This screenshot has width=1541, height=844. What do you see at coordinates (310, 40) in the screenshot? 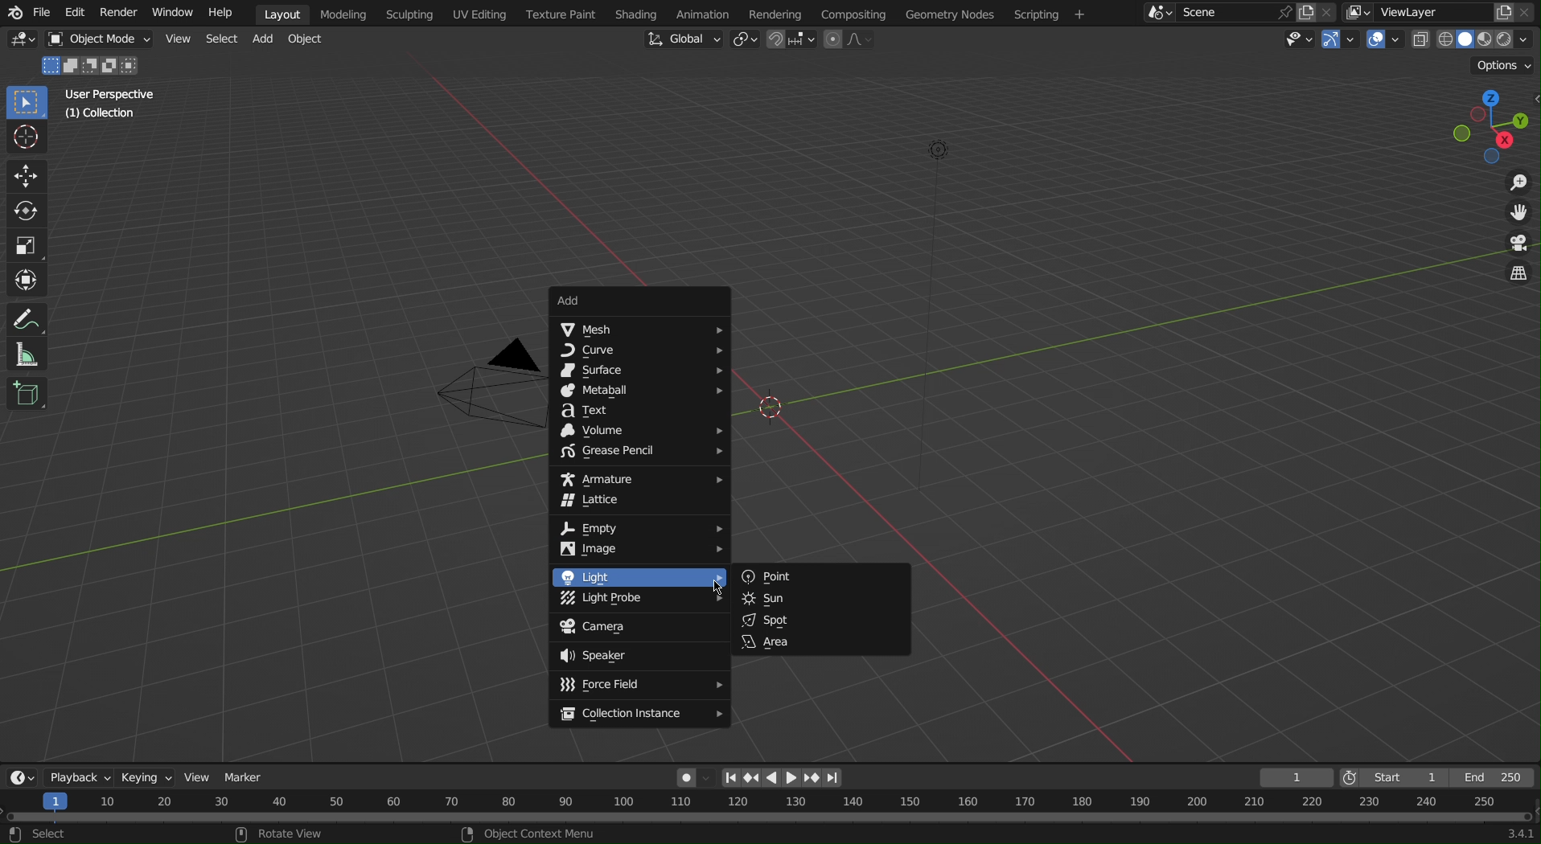
I see `Object` at bounding box center [310, 40].